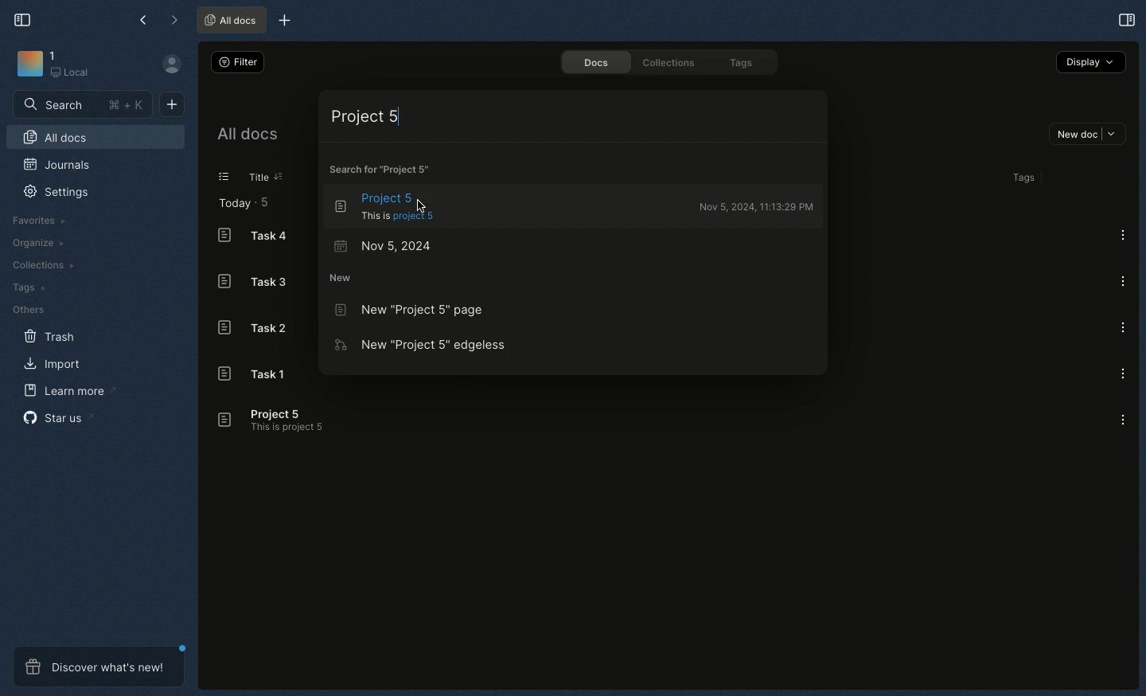 This screenshot has height=696, width=1146. What do you see at coordinates (383, 170) in the screenshot?
I see `Search for Project 5` at bounding box center [383, 170].